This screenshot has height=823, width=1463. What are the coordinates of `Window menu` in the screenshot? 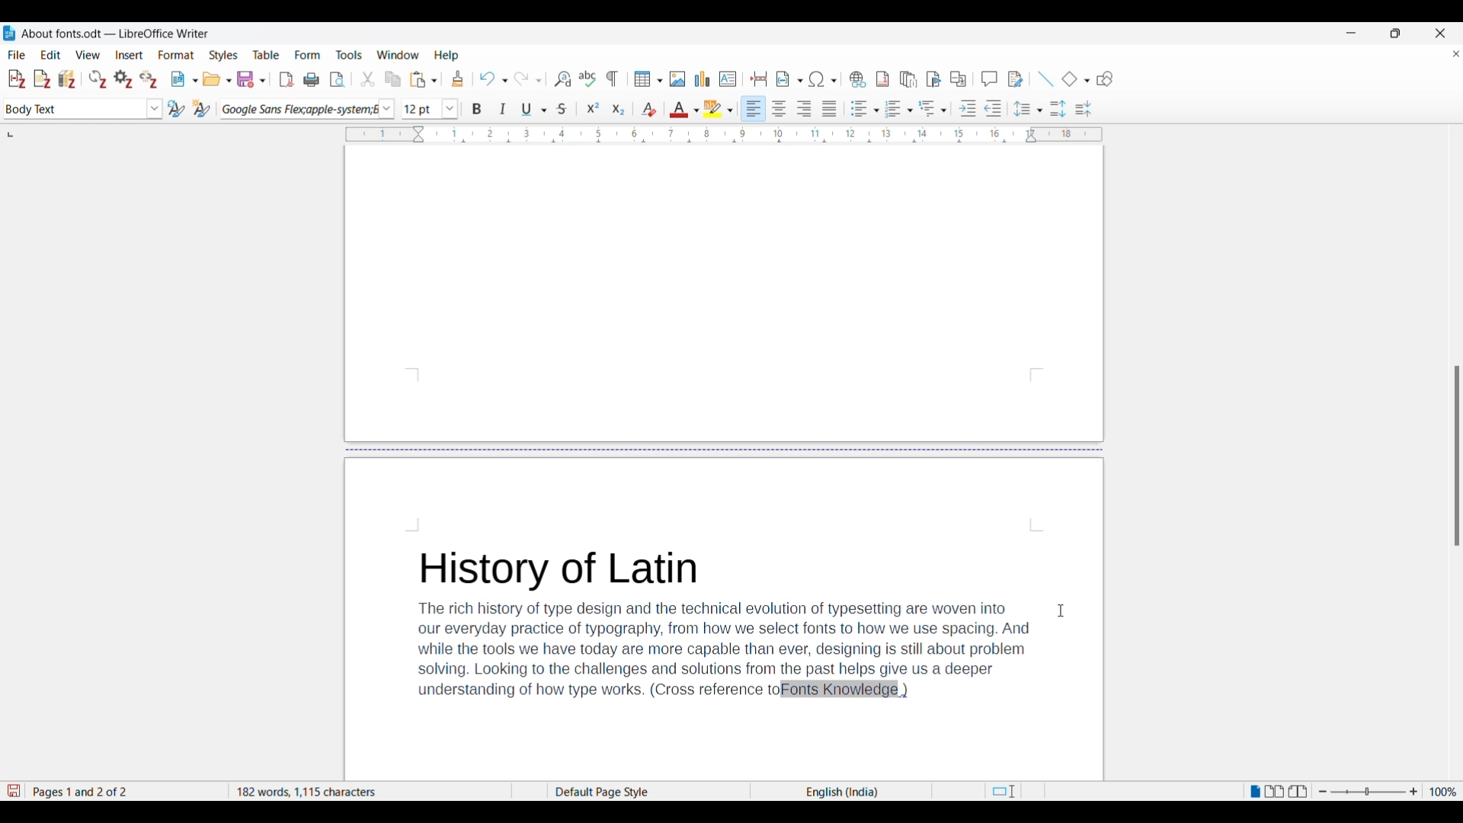 It's located at (399, 55).